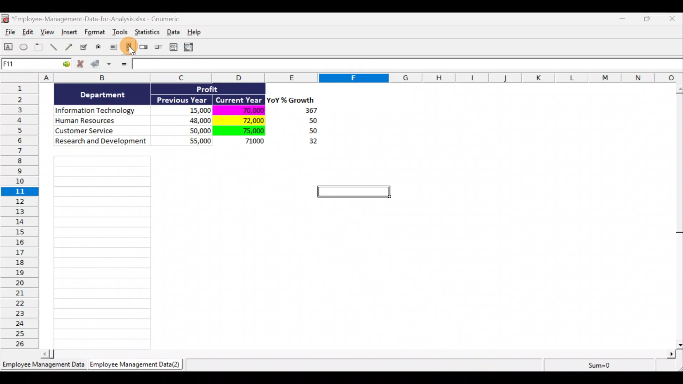 This screenshot has height=384, width=683. I want to click on File, so click(9, 33).